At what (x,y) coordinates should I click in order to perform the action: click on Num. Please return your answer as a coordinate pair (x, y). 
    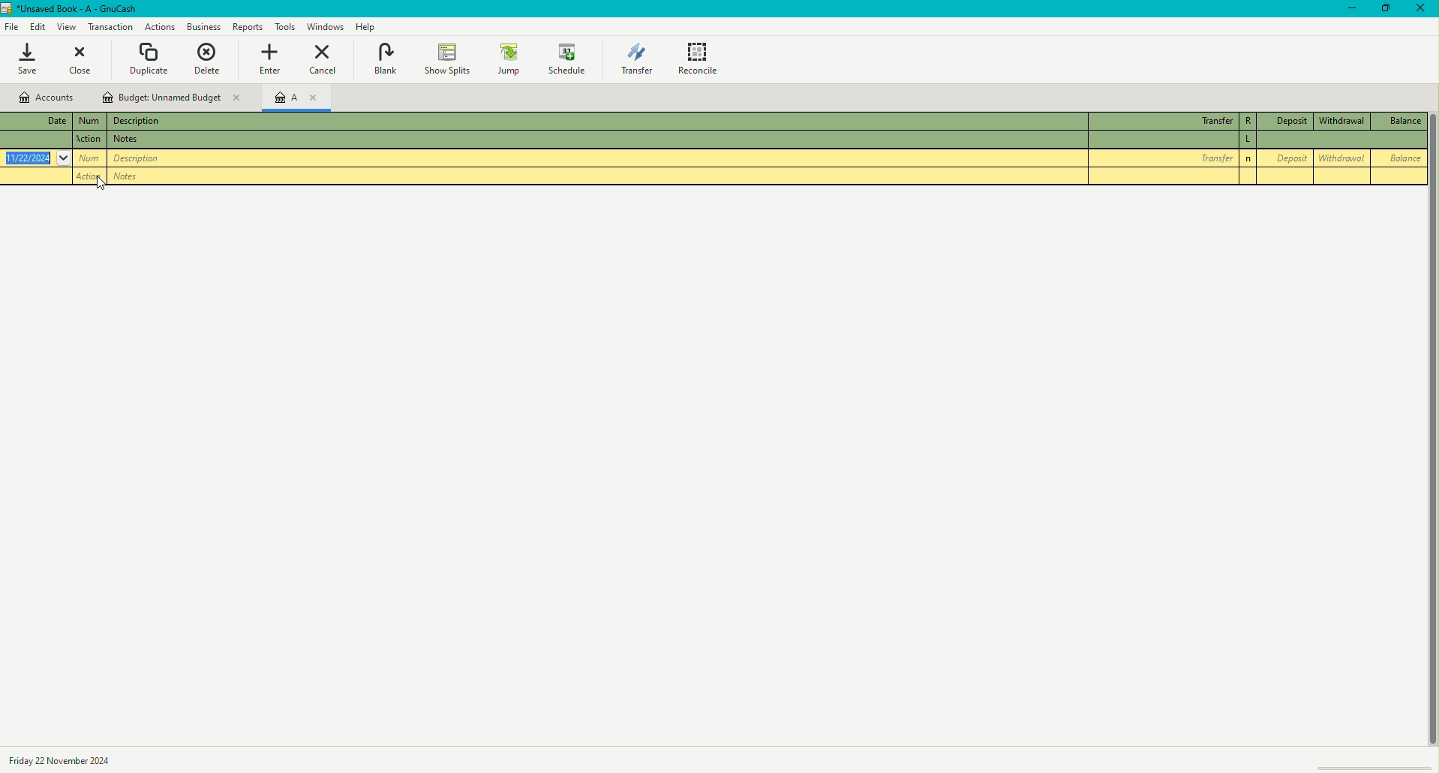
    Looking at the image, I should click on (89, 119).